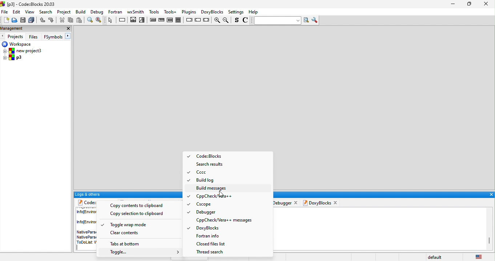 Image resolution: width=495 pixels, height=261 pixels. What do you see at coordinates (277, 20) in the screenshot?
I see `text to search` at bounding box center [277, 20].